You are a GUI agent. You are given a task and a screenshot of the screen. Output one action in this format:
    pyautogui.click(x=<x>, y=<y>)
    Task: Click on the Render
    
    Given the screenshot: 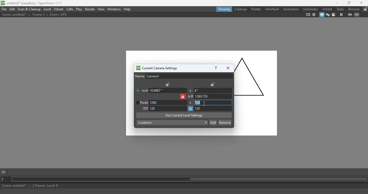 What is the action you would take?
    pyautogui.click(x=90, y=9)
    